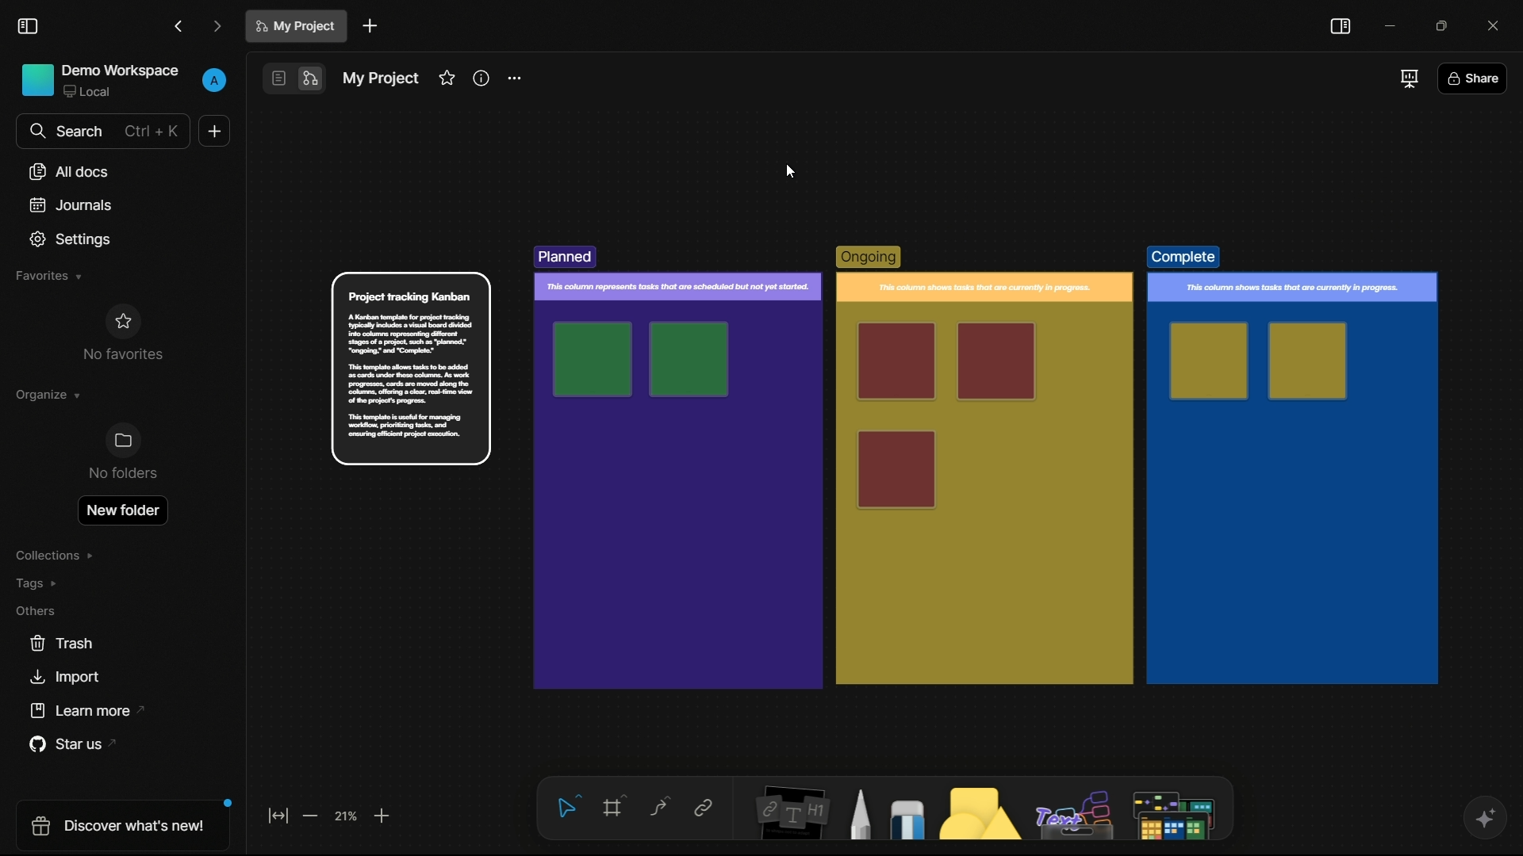 Image resolution: width=1523 pixels, height=856 pixels. I want to click on demo workspace, so click(101, 82).